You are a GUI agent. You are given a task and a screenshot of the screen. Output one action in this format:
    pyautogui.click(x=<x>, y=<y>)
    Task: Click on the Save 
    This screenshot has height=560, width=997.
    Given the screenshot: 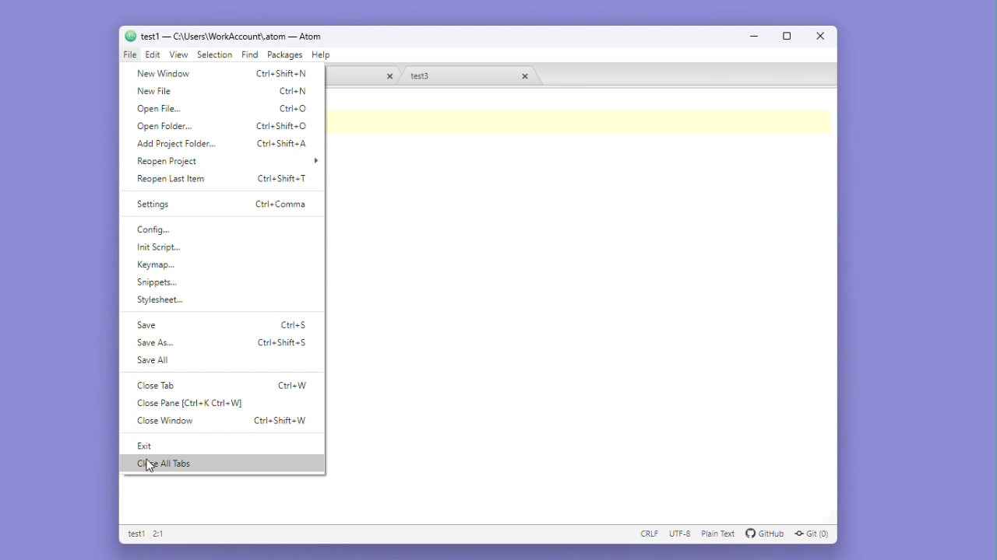 What is the action you would take?
    pyautogui.click(x=150, y=324)
    